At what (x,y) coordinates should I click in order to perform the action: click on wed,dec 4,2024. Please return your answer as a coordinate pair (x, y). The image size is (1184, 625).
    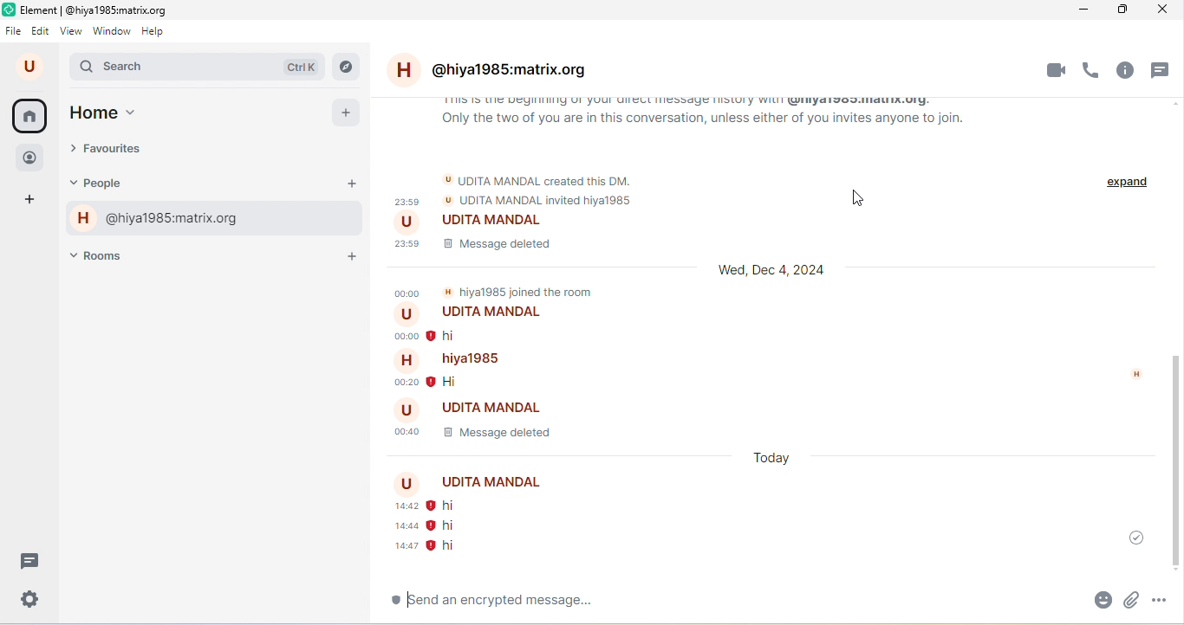
    Looking at the image, I should click on (775, 272).